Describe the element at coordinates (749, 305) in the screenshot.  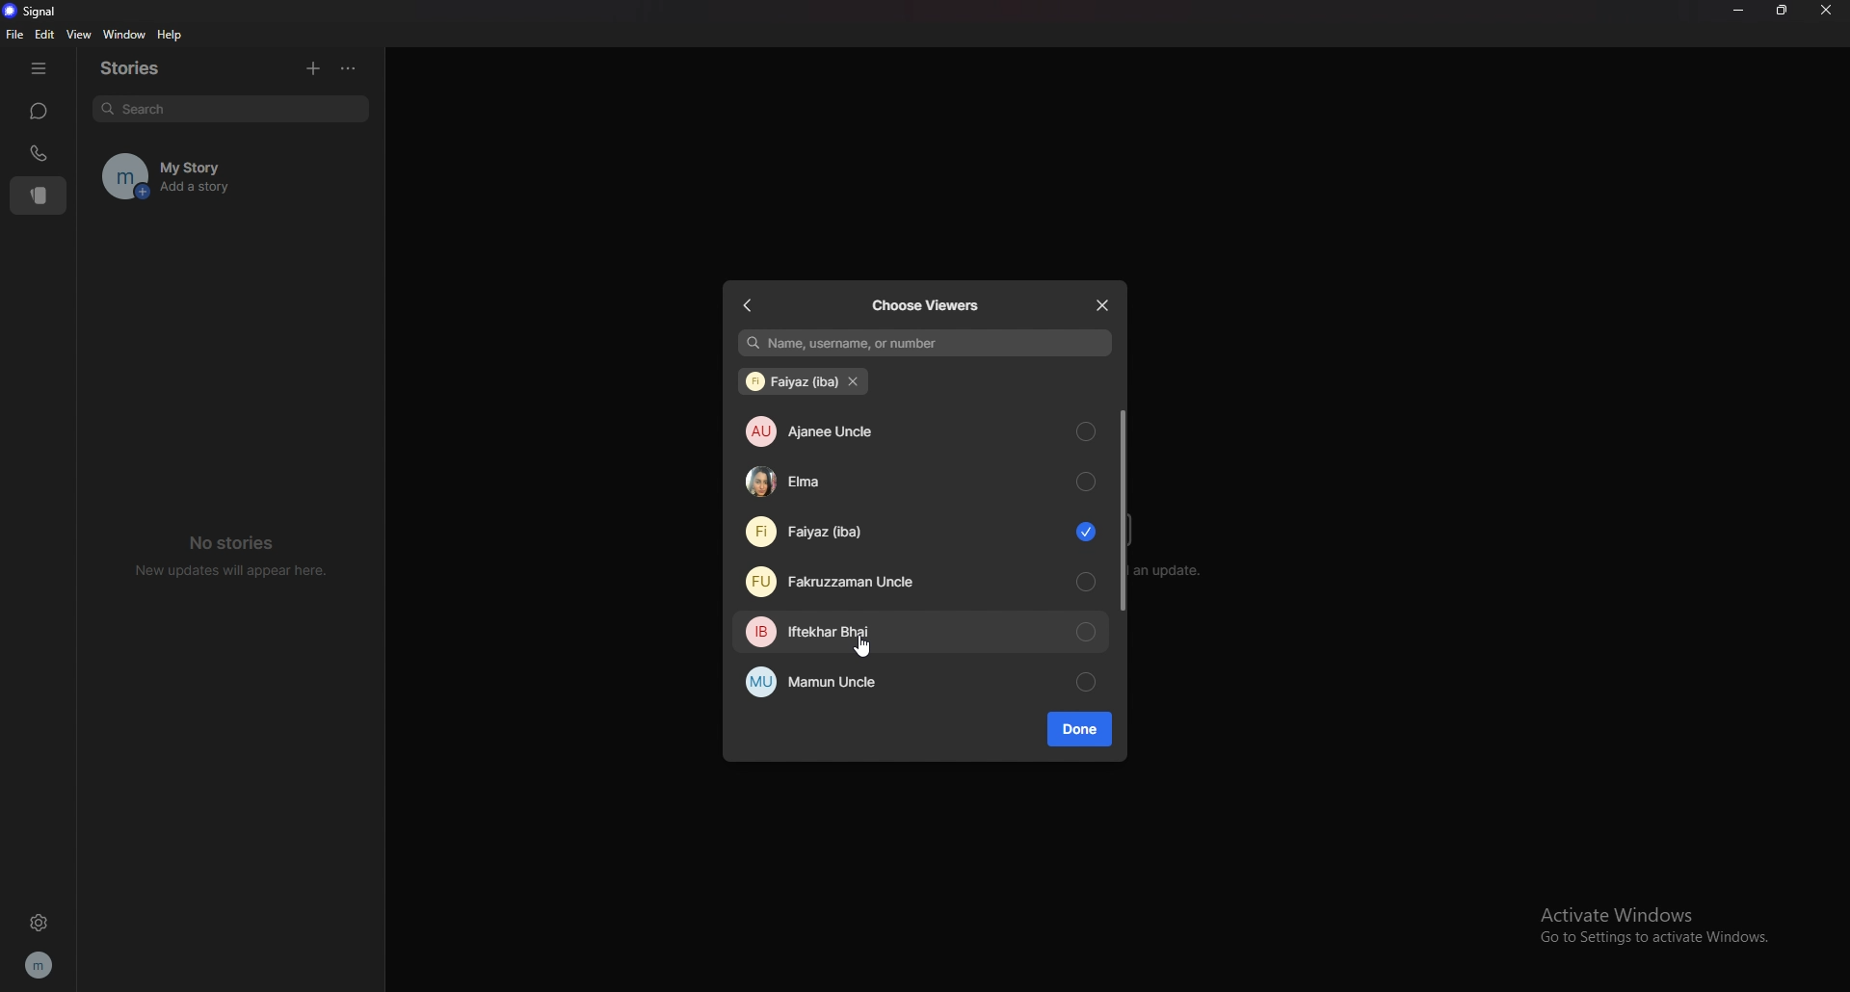
I see `back` at that location.